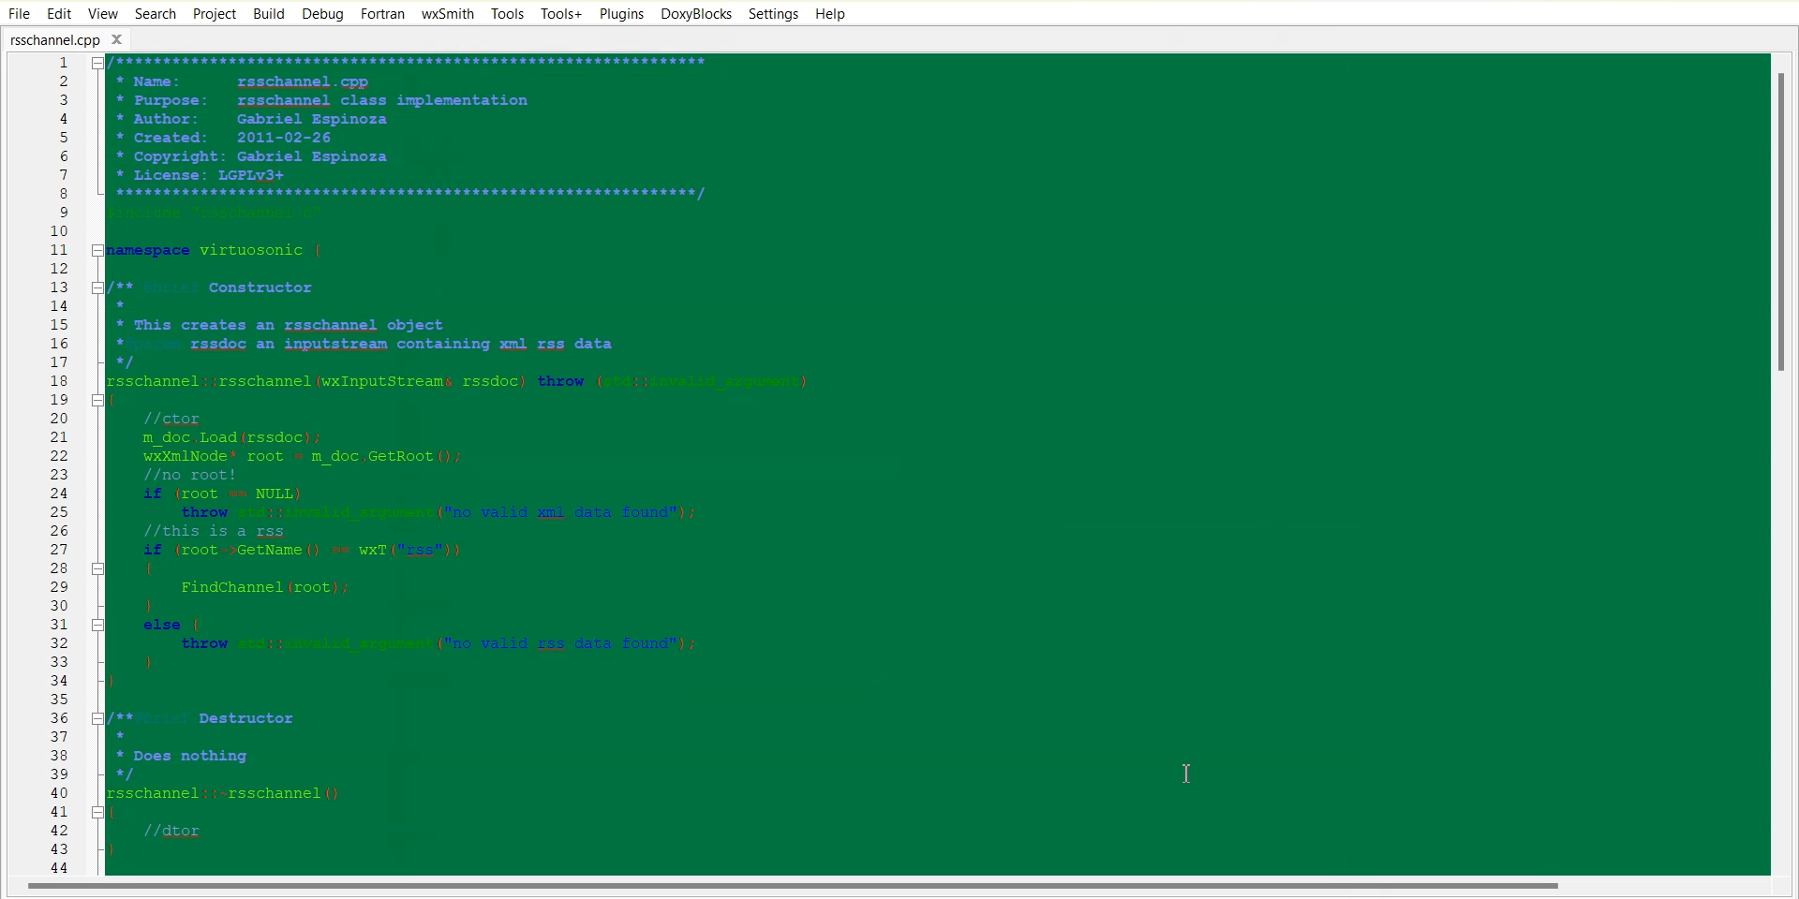 The image size is (1799, 899). Describe the element at coordinates (559, 13) in the screenshot. I see `Tools+` at that location.